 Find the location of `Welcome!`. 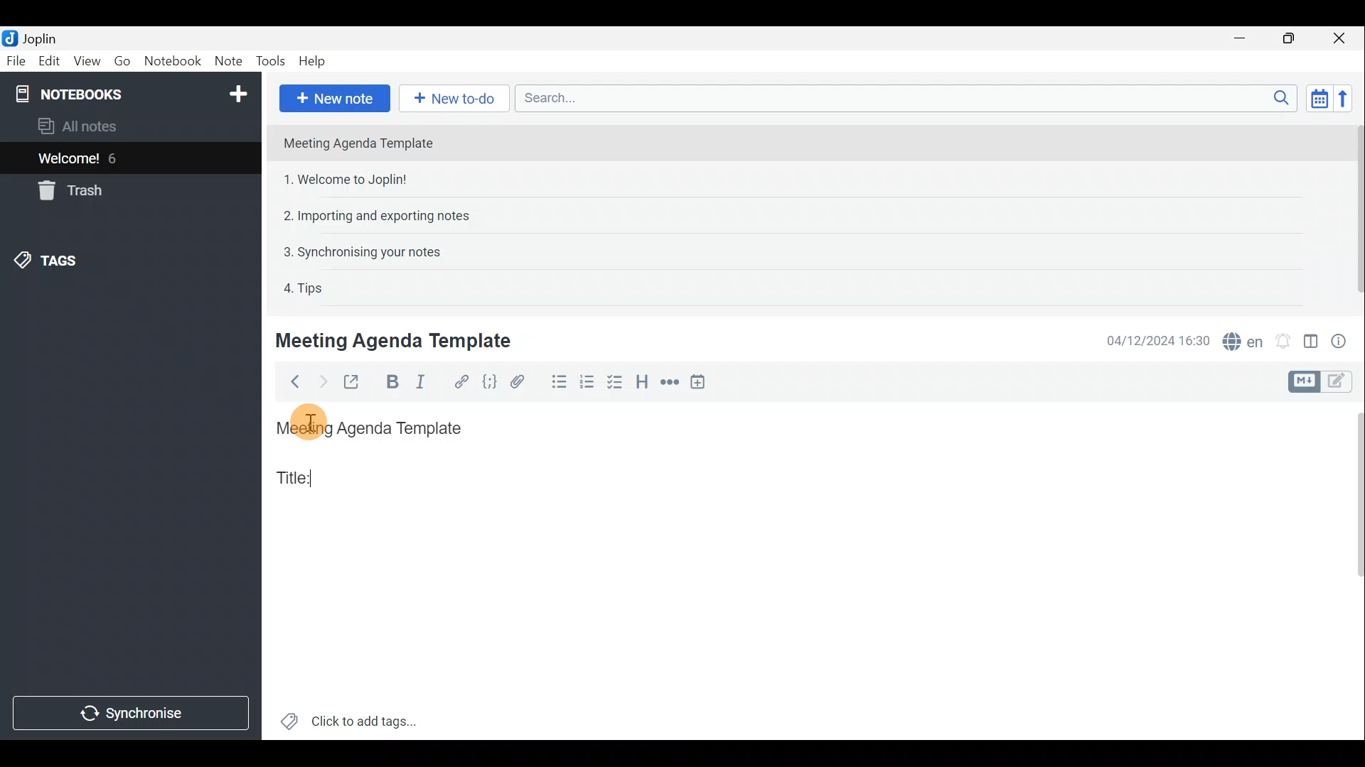

Welcome! is located at coordinates (70, 160).